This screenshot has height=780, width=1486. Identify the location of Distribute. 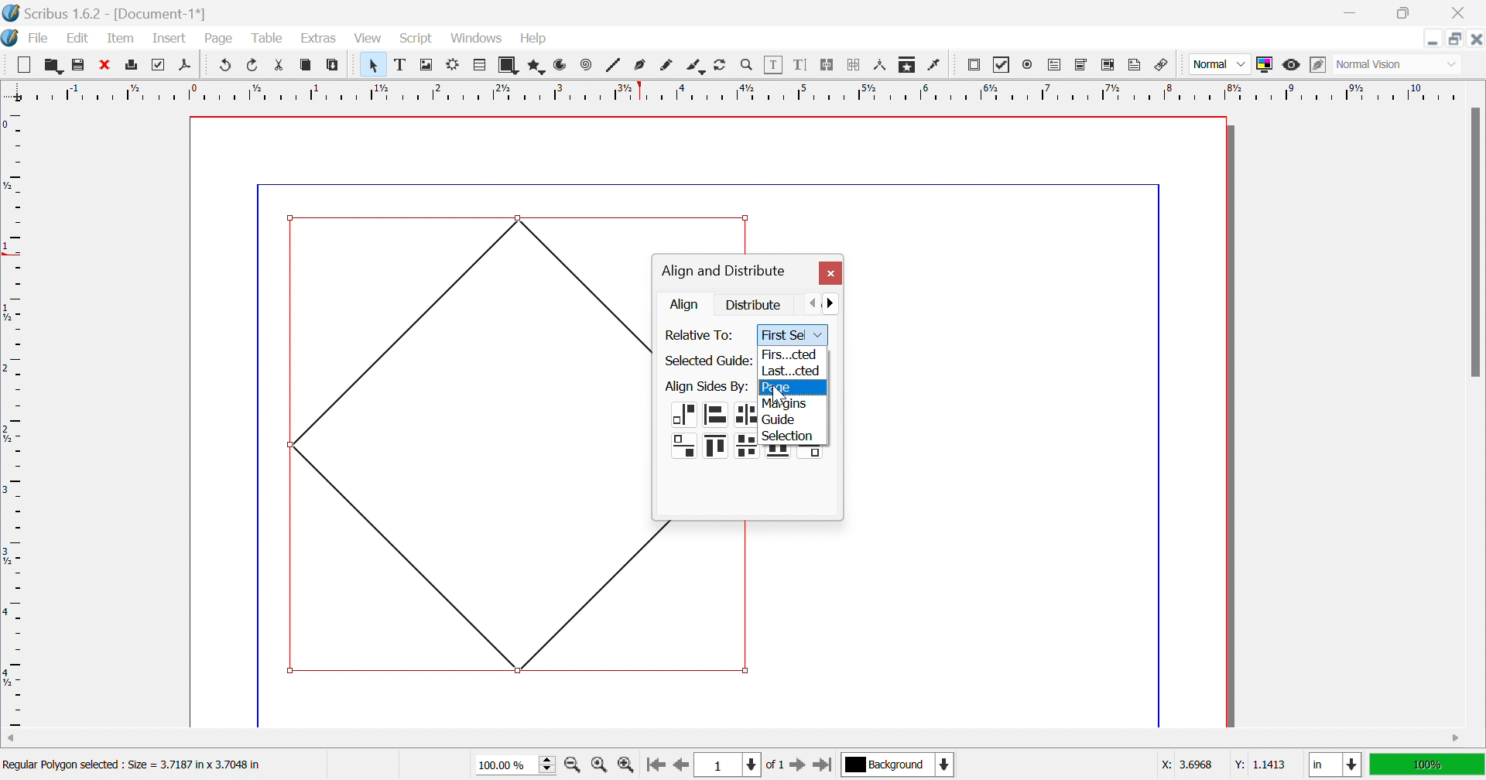
(755, 303).